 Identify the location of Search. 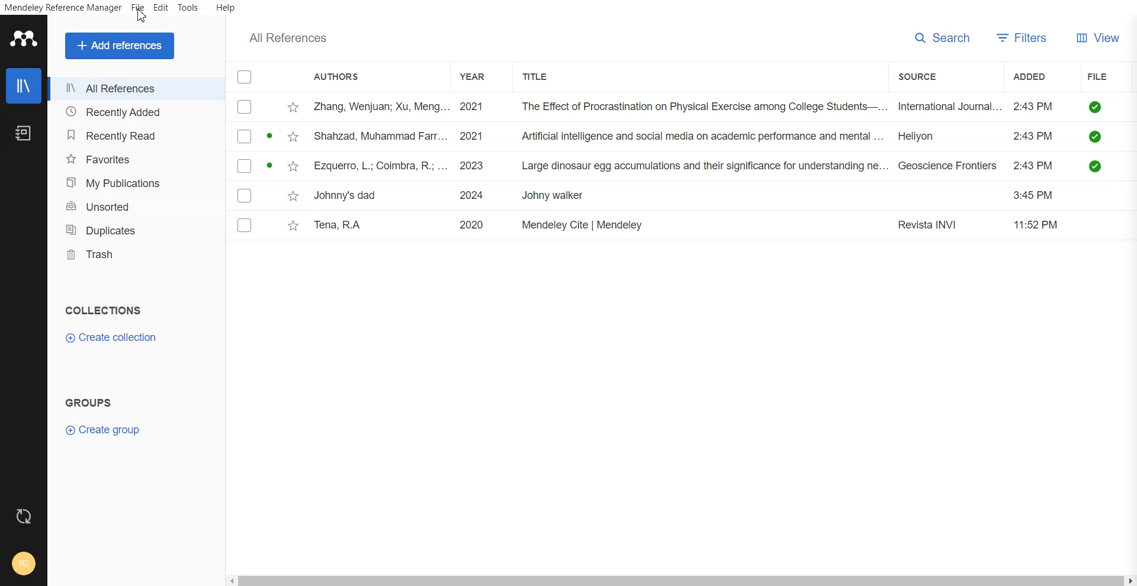
(943, 38).